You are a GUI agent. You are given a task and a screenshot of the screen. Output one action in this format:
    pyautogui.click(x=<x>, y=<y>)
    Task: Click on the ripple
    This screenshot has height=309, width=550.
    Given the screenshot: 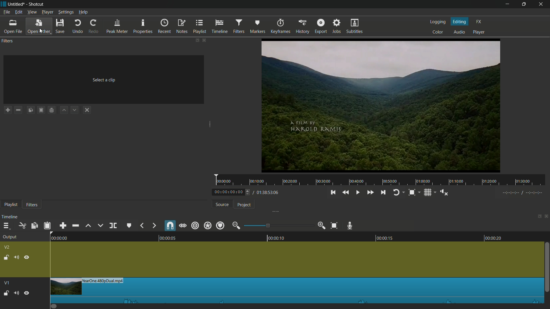 What is the action you would take?
    pyautogui.click(x=196, y=226)
    